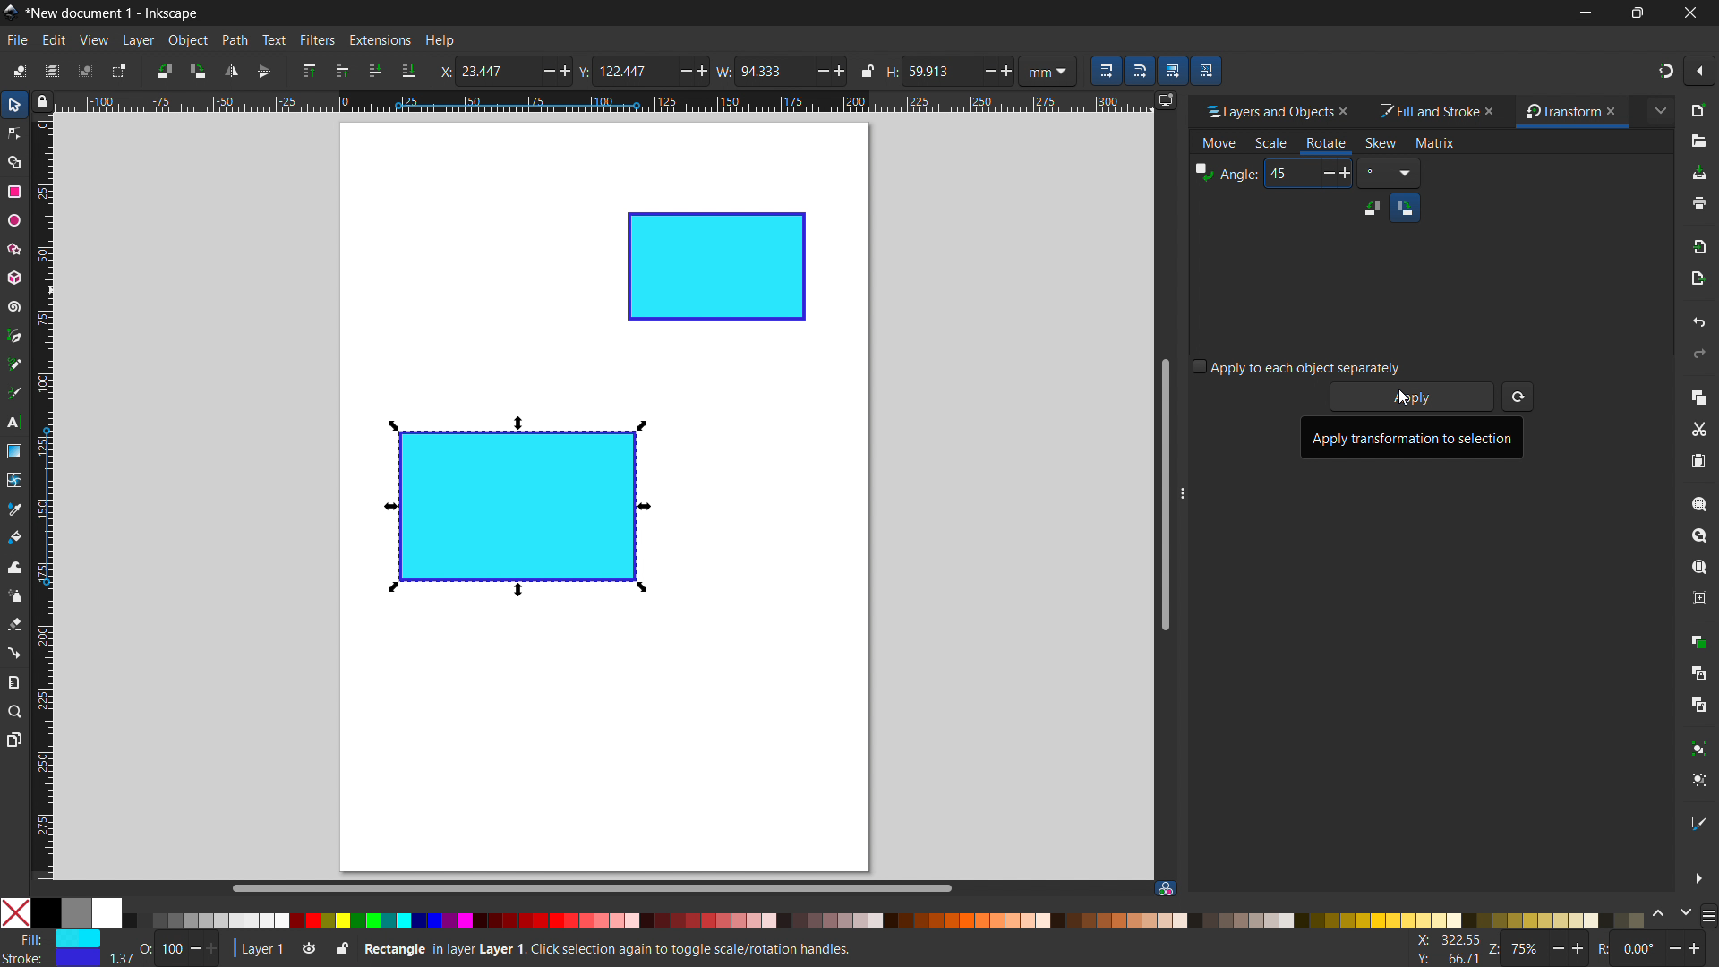 The height and width of the screenshot is (967, 1719). What do you see at coordinates (1297, 366) in the screenshot?
I see `apply to each object separately` at bounding box center [1297, 366].